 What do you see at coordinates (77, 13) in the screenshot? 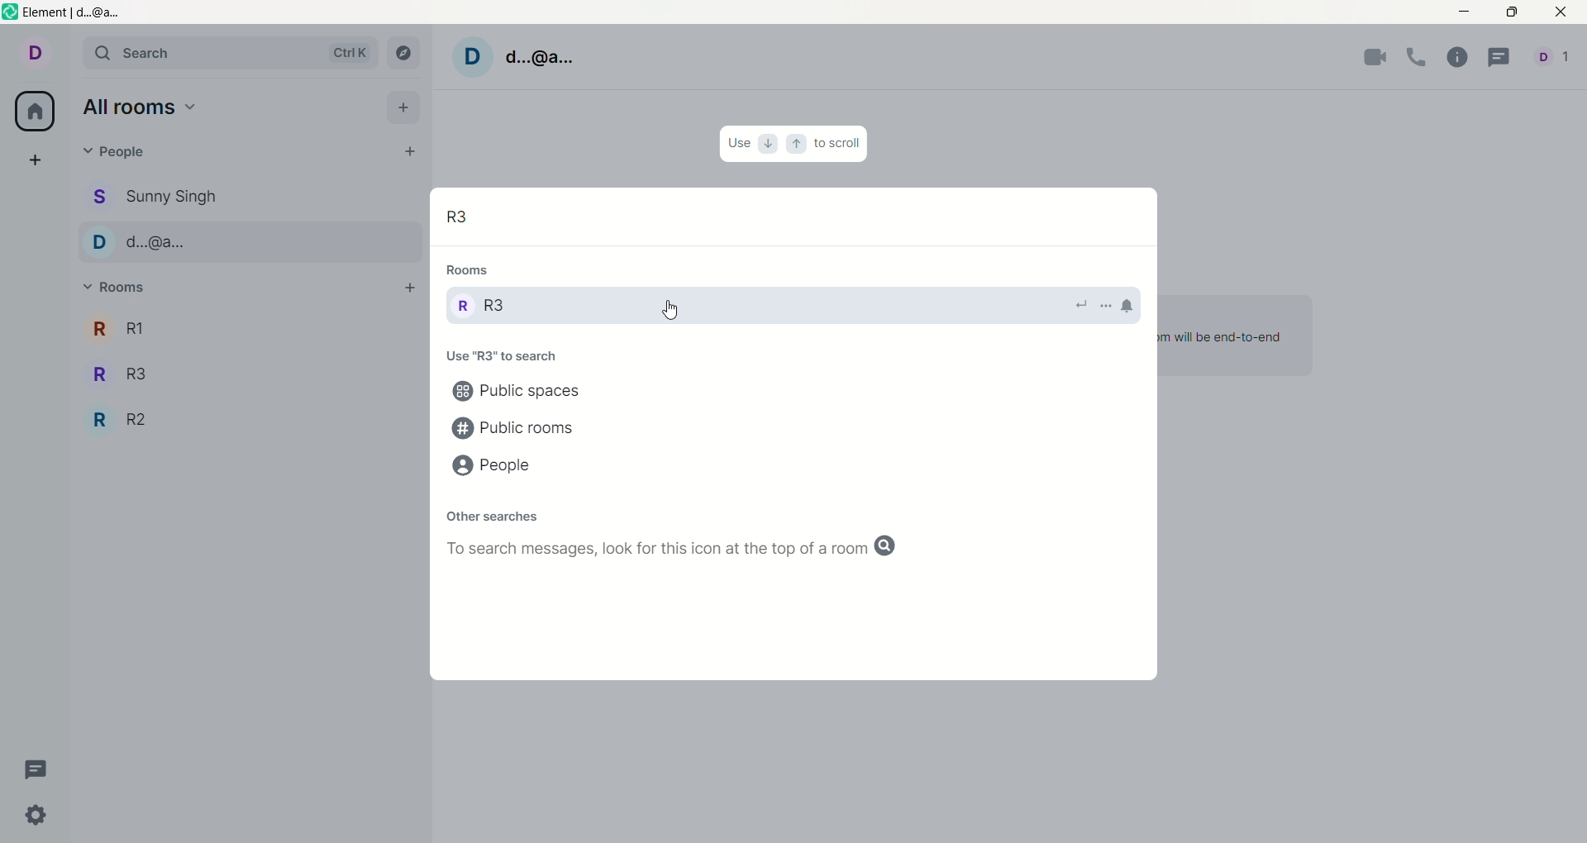
I see `element` at bounding box center [77, 13].